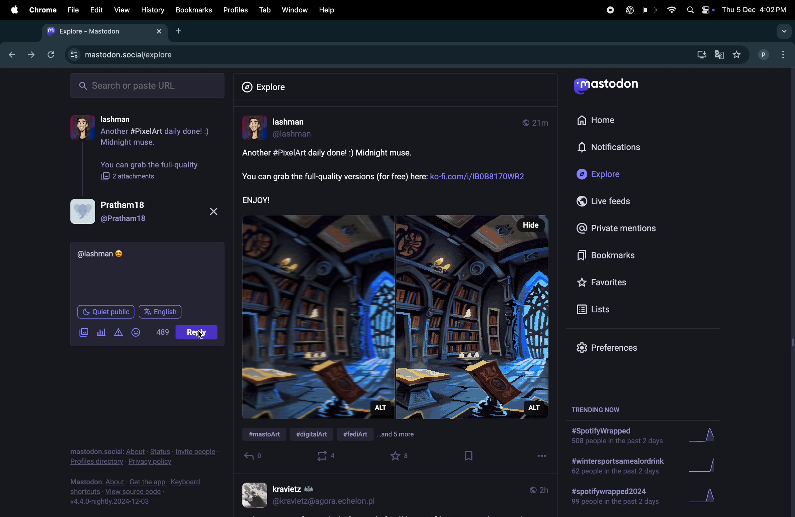 Image resolution: width=795 pixels, height=517 pixels. I want to click on graph, so click(705, 437).